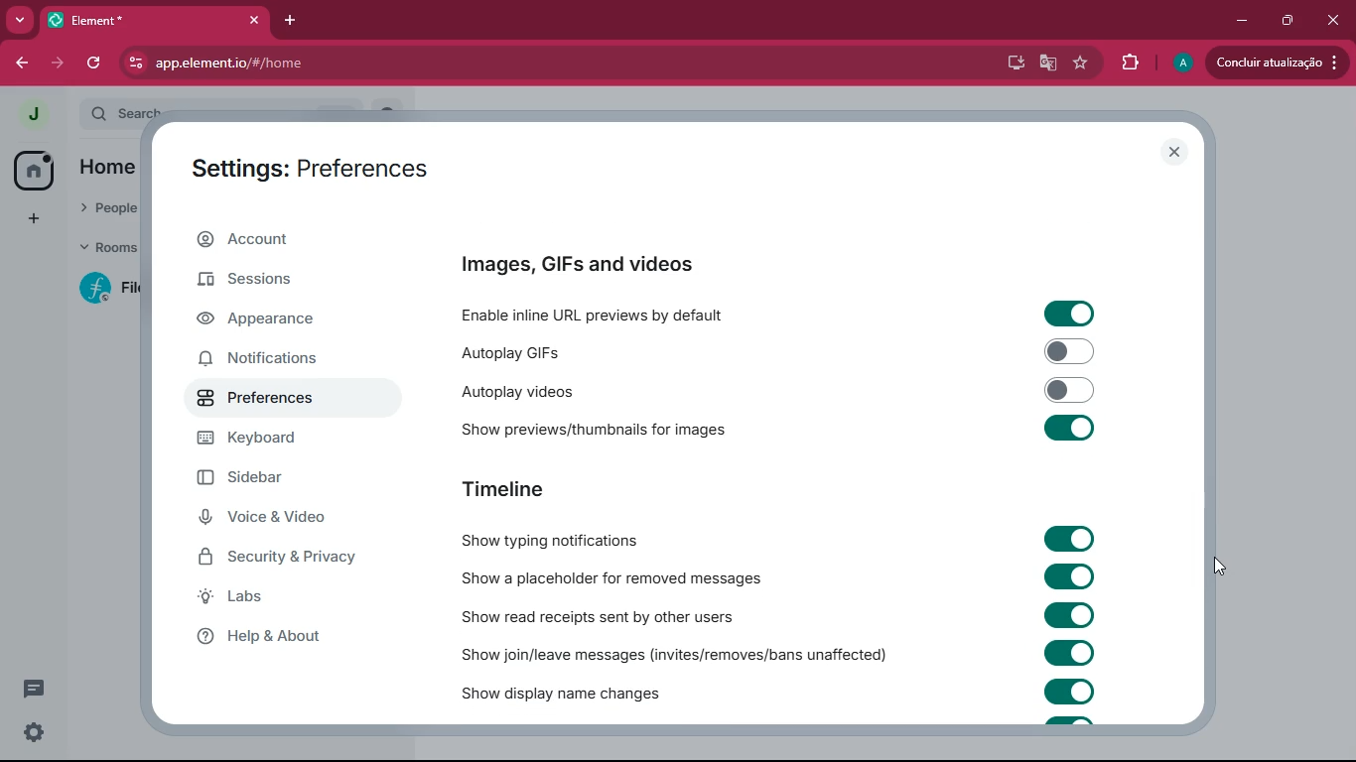  What do you see at coordinates (34, 689) in the screenshot?
I see `threads` at bounding box center [34, 689].